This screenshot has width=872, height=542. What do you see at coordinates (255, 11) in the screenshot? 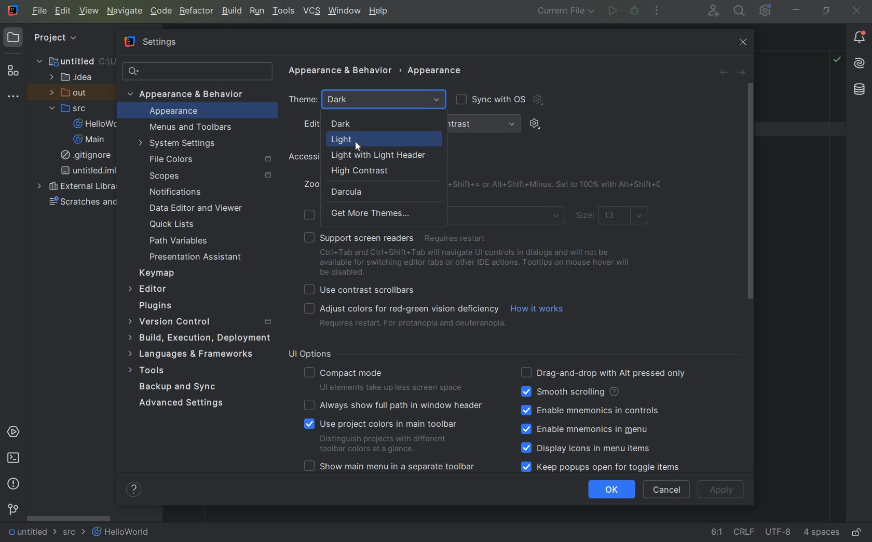
I see `RUN` at bounding box center [255, 11].